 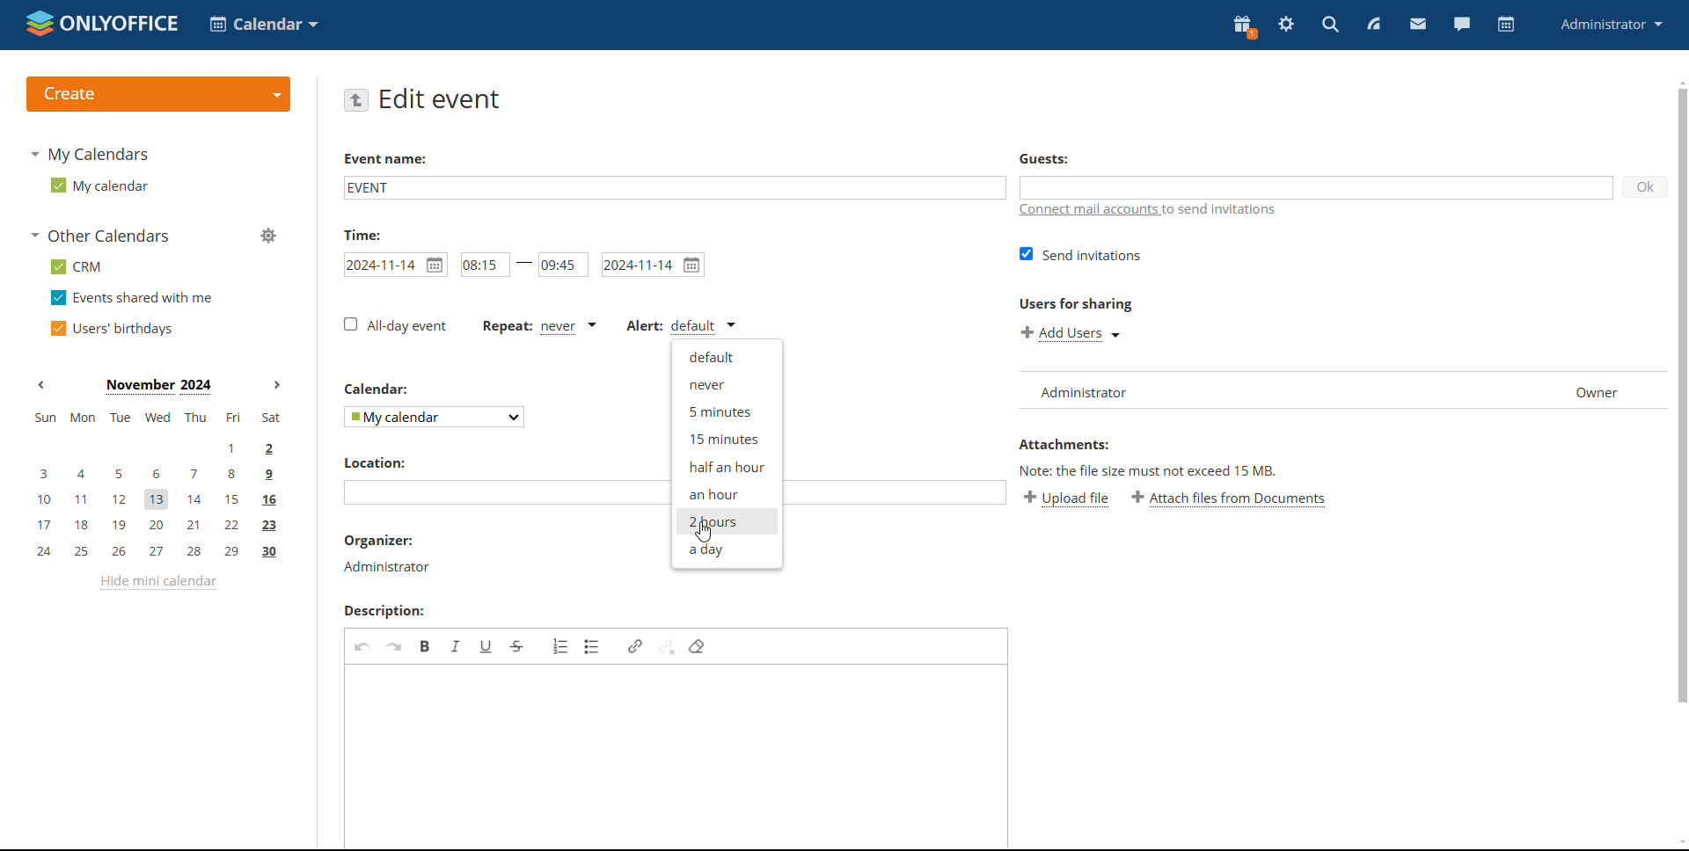 What do you see at coordinates (156, 487) in the screenshot?
I see `mini calendar` at bounding box center [156, 487].